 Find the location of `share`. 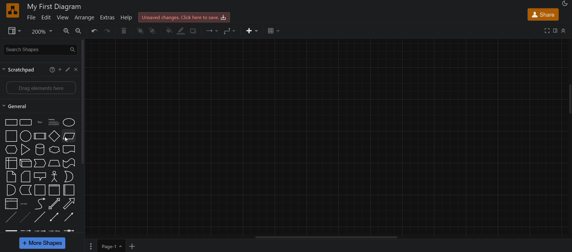

share is located at coordinates (543, 14).